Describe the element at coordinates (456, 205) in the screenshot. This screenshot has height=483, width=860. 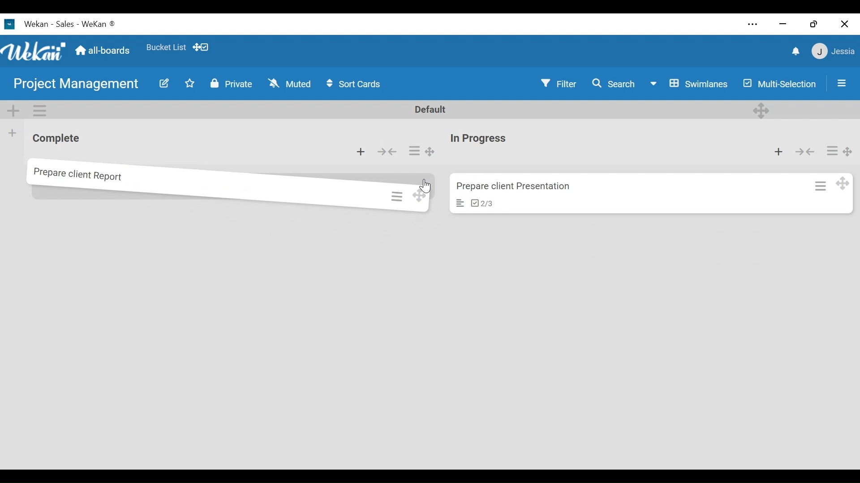
I see `card description` at that location.